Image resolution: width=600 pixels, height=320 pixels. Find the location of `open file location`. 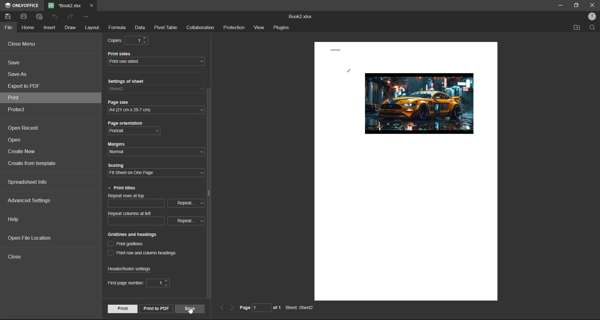

open file location is located at coordinates (30, 238).